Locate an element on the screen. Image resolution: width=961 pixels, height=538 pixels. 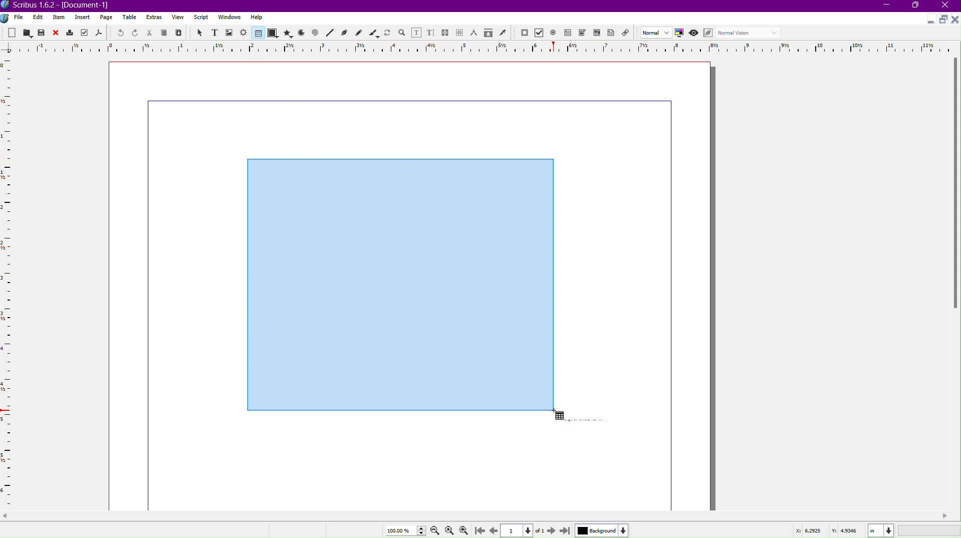
Close is located at coordinates (955, 20).